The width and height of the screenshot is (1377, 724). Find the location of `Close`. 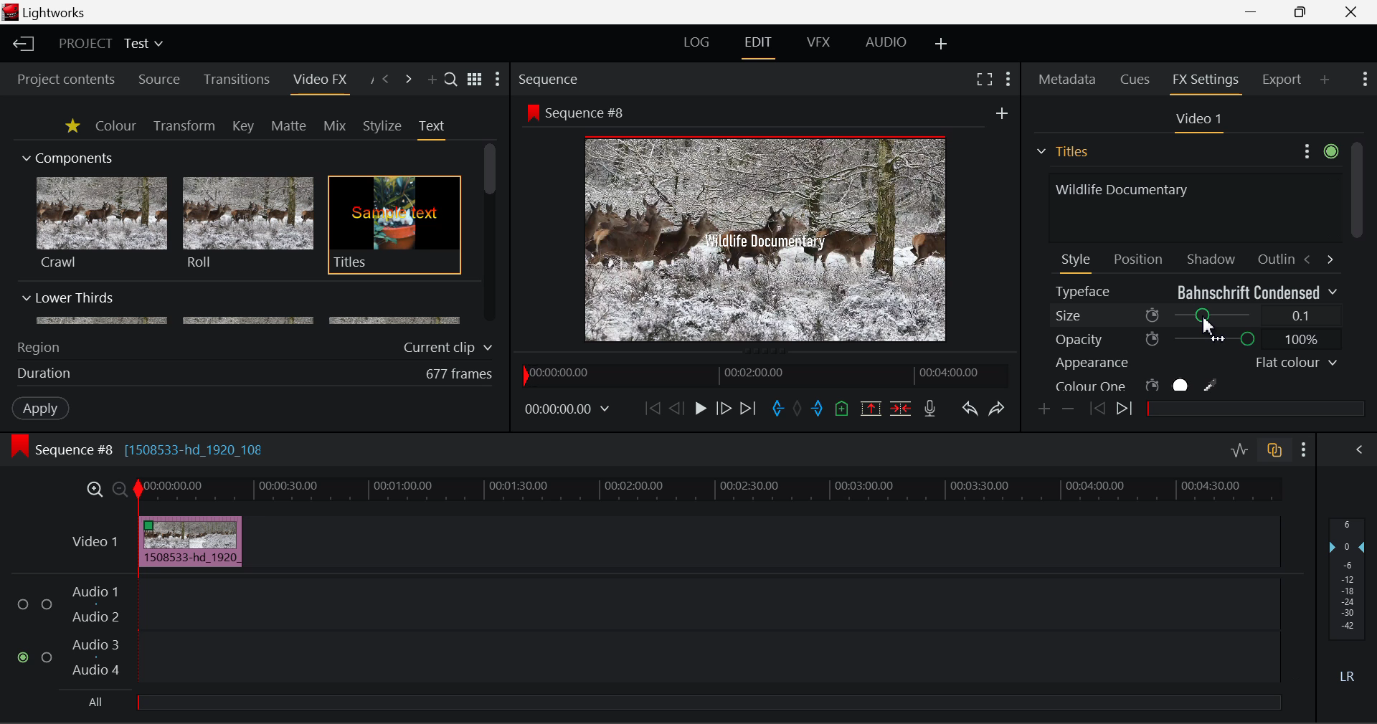

Close is located at coordinates (1352, 11).